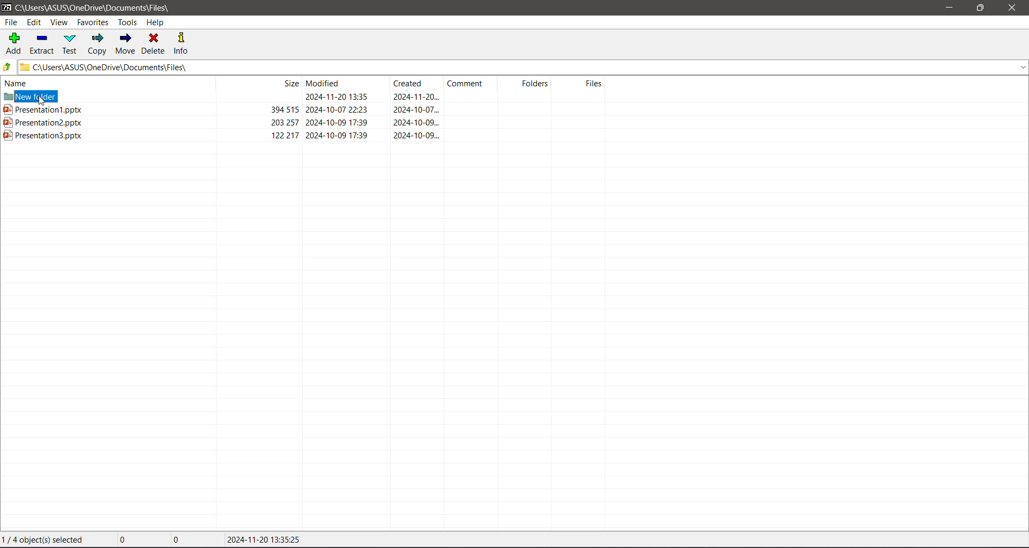  What do you see at coordinates (417, 85) in the screenshot?
I see `Created Date` at bounding box center [417, 85].